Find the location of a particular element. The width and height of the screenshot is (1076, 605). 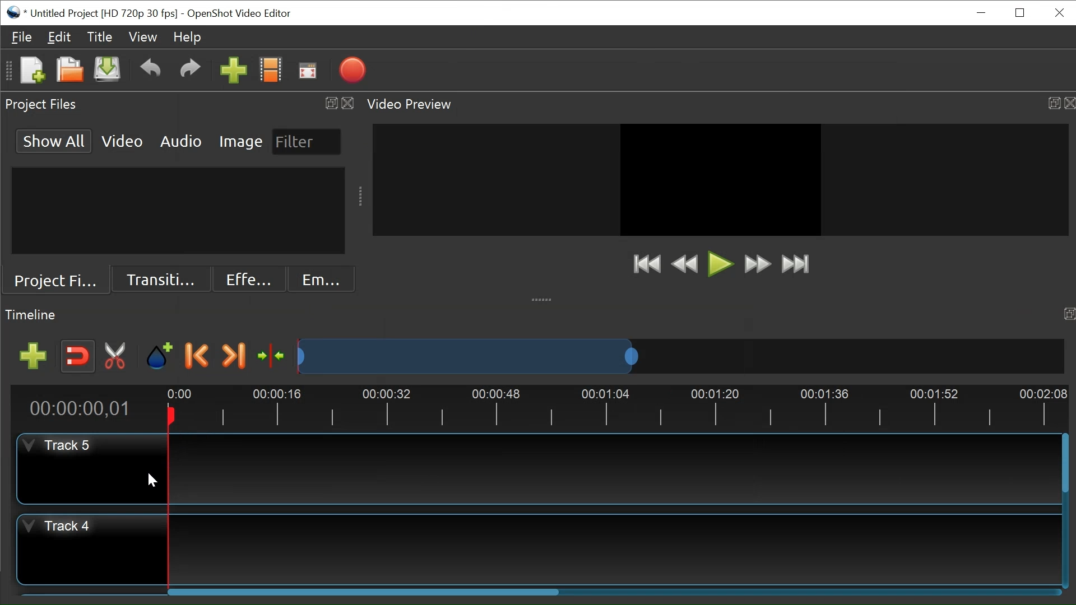

Fullscreen is located at coordinates (307, 71).